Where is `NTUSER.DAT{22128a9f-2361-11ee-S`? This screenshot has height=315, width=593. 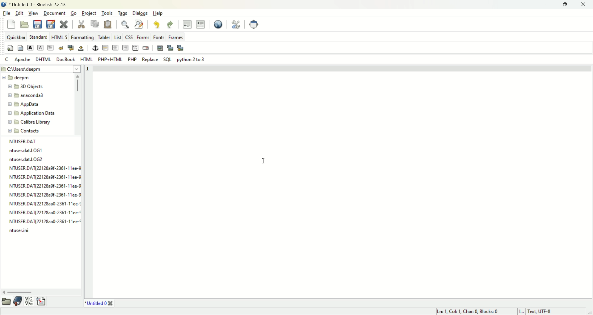 NTUSER.DAT{22128a9f-2361-11ee-S is located at coordinates (42, 194).